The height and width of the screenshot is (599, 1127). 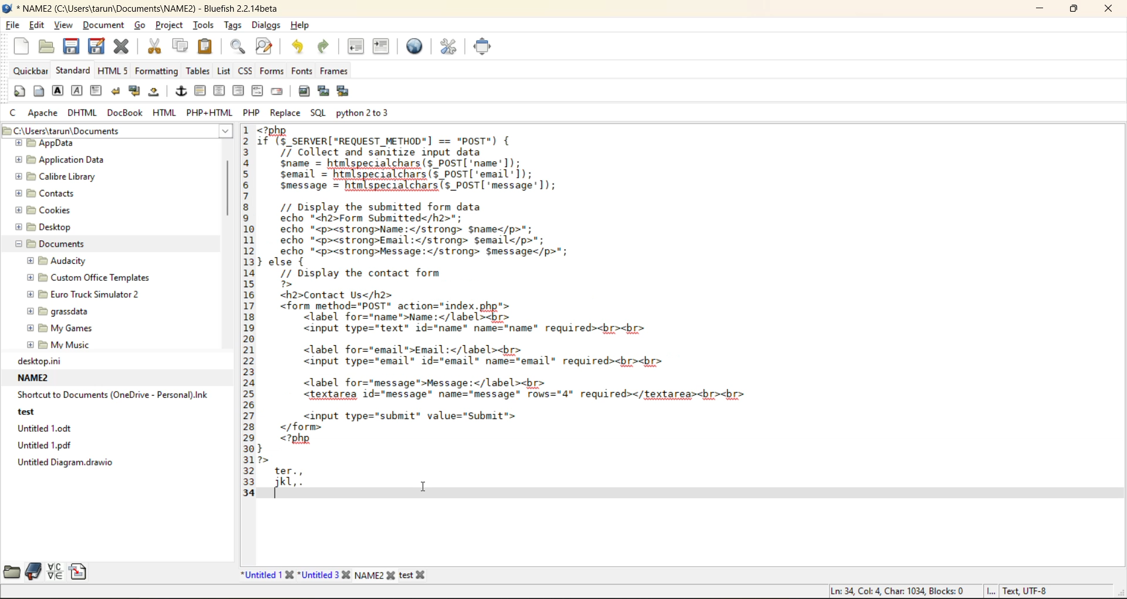 I want to click on center, so click(x=221, y=93).